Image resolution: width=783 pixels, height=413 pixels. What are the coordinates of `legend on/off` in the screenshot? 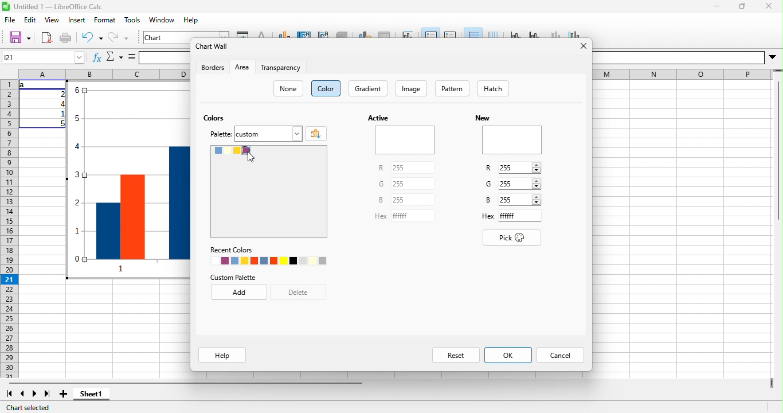 It's located at (431, 33).